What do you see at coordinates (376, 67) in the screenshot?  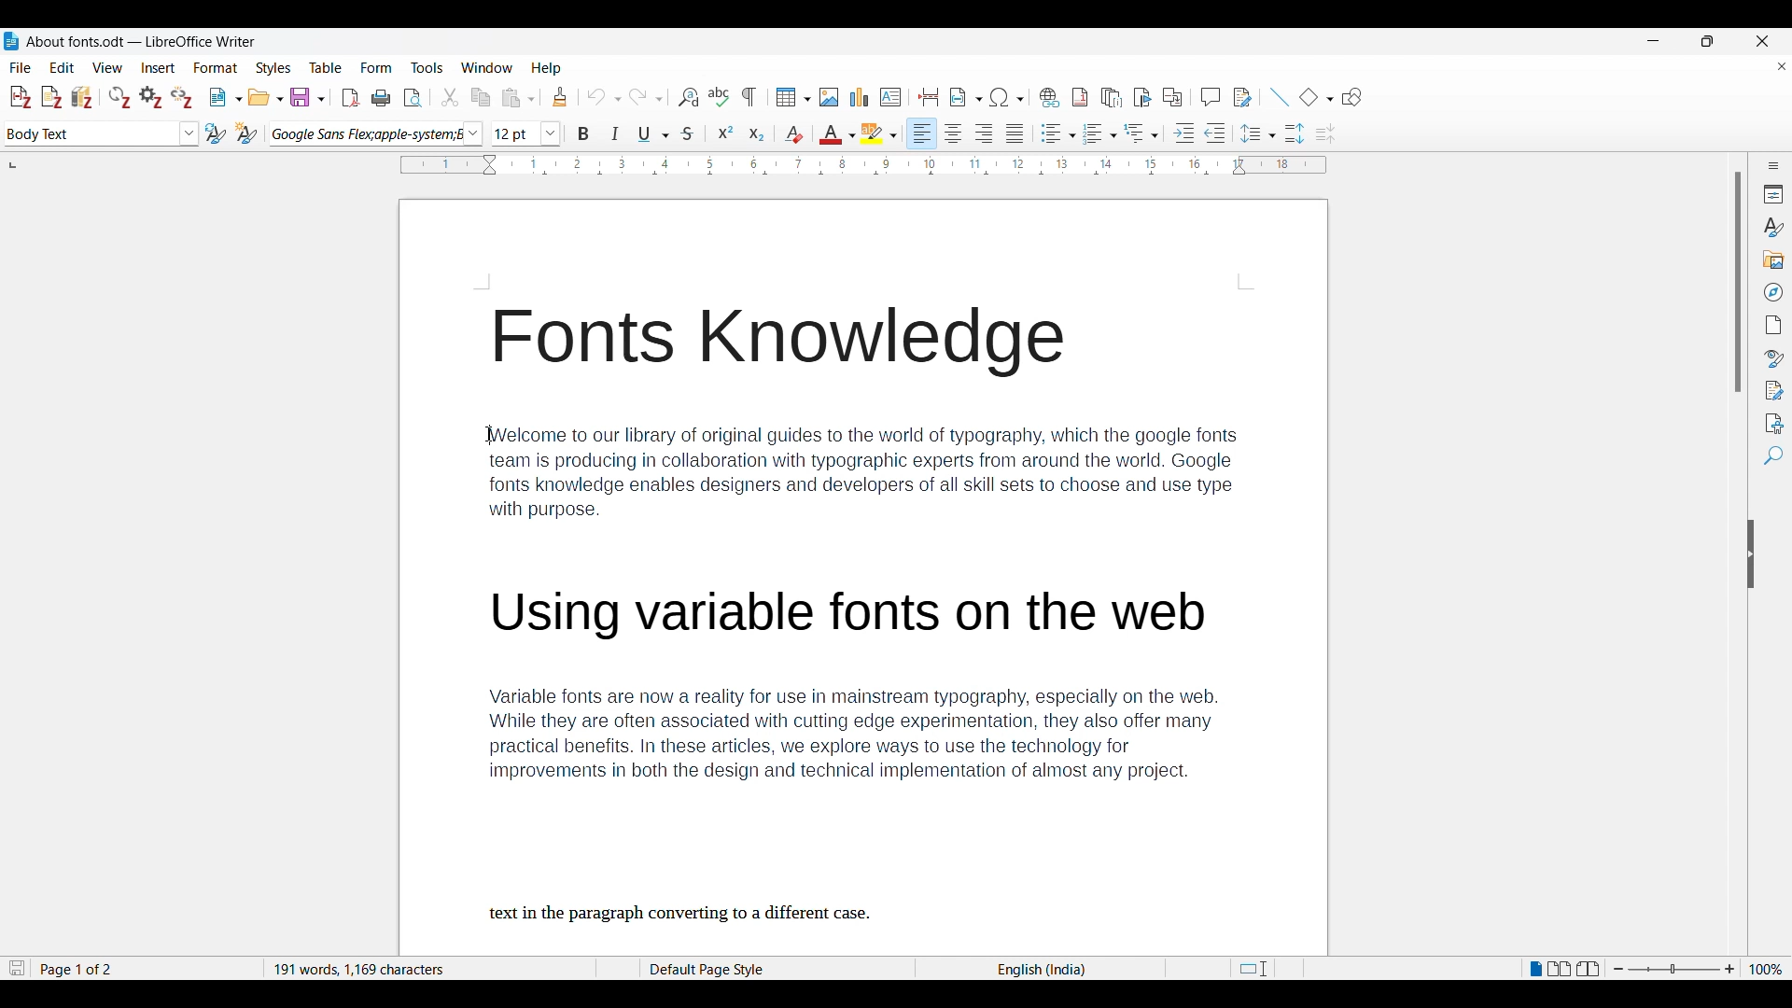 I see `Form menu` at bounding box center [376, 67].